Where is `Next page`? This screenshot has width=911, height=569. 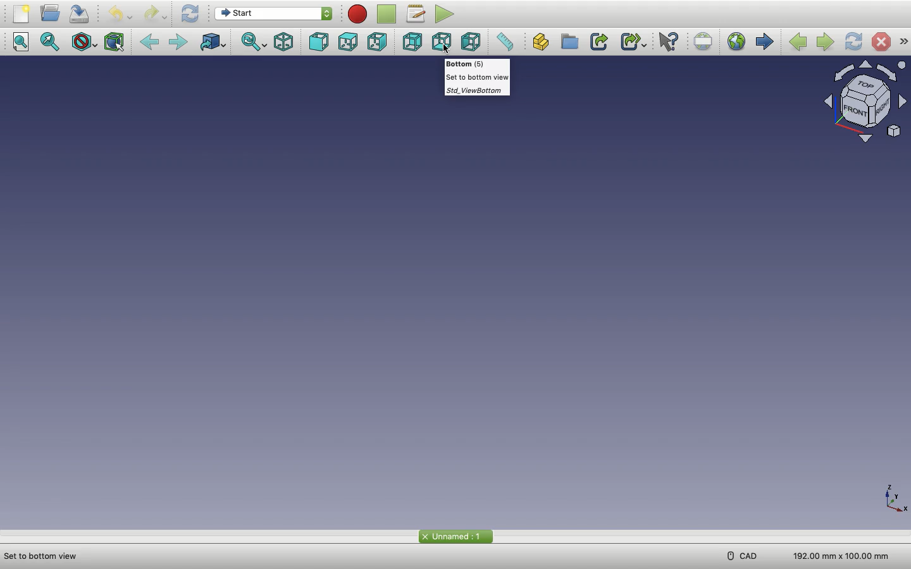 Next page is located at coordinates (825, 40).